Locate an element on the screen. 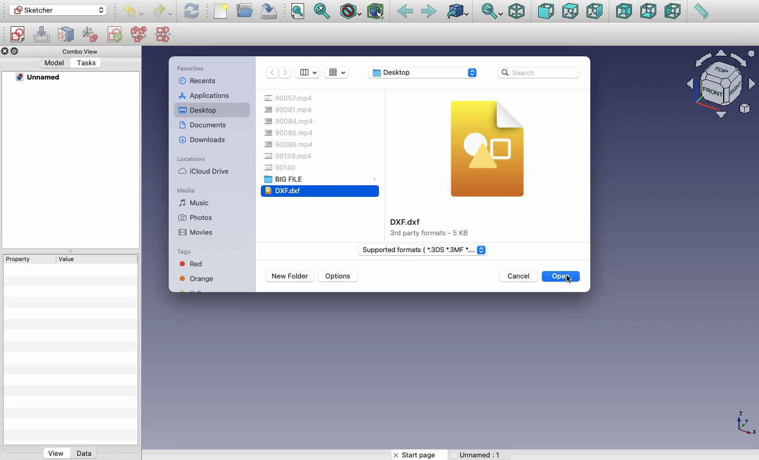 The width and height of the screenshot is (759, 460). Tags is located at coordinates (184, 251).